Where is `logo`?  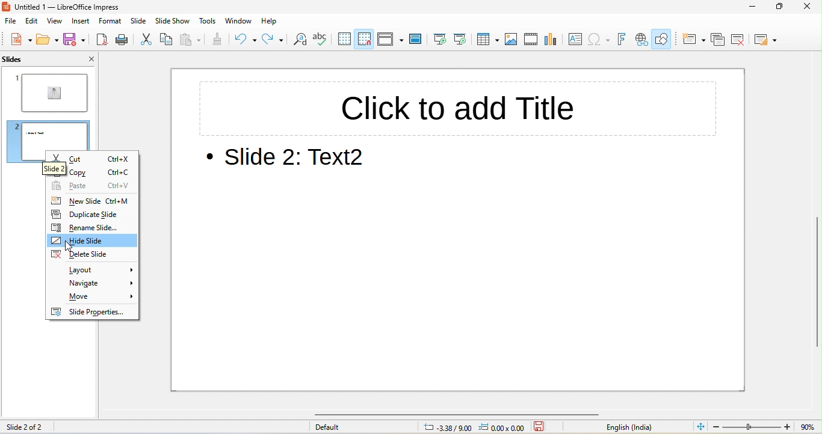 logo is located at coordinates (8, 7).